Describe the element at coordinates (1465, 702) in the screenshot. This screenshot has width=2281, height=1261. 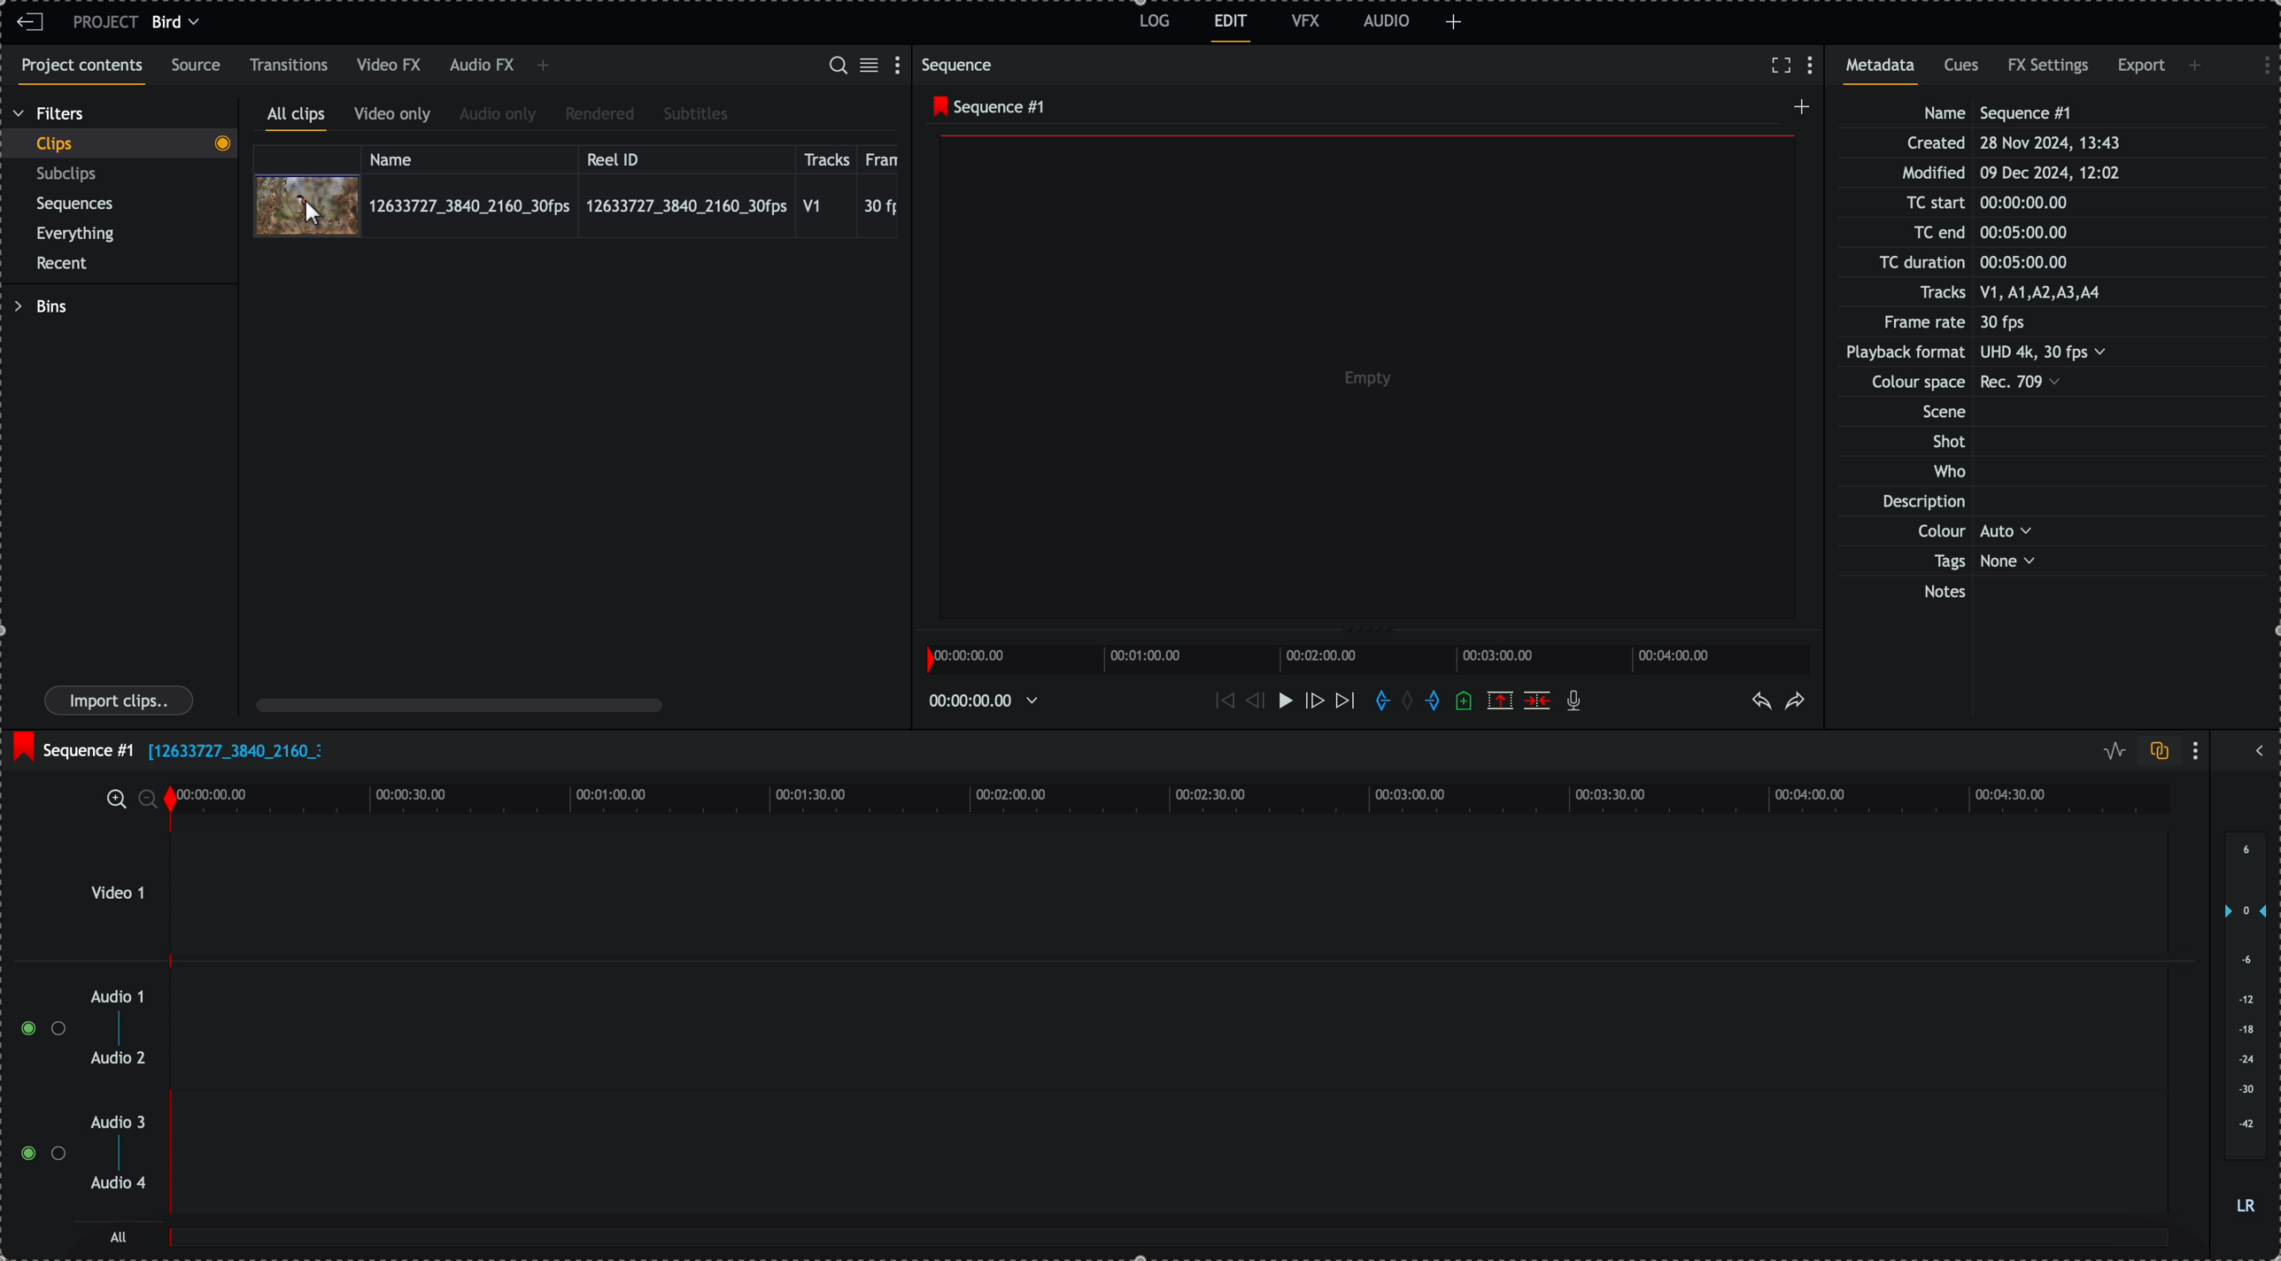
I see `add a cue at the current position` at that location.